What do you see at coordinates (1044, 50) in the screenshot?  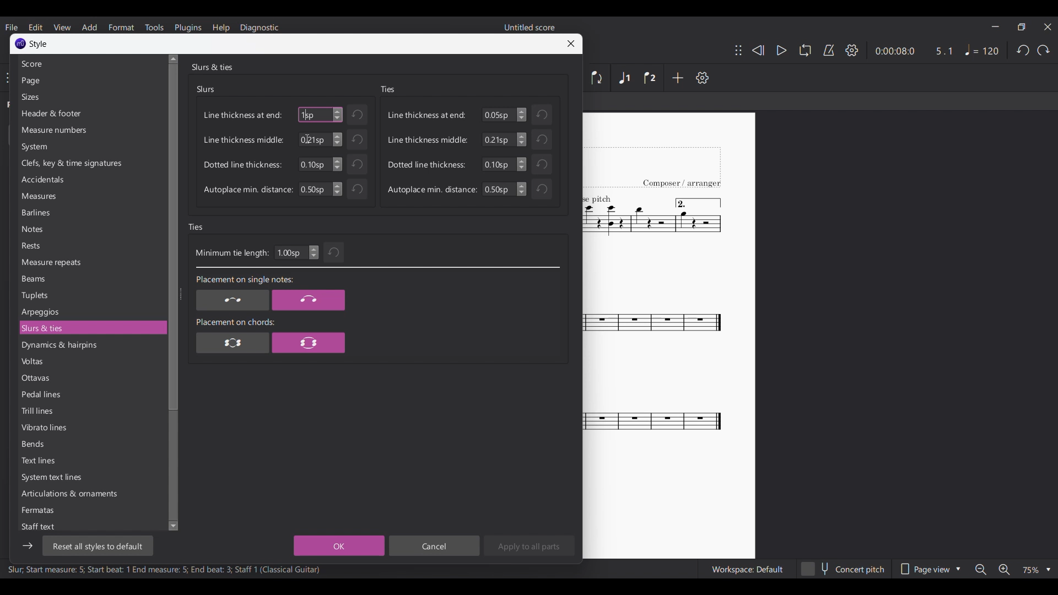 I see `Redo` at bounding box center [1044, 50].